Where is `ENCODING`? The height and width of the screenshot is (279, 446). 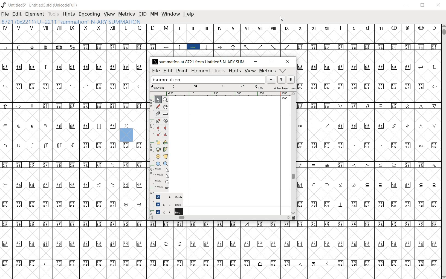
ENCODING is located at coordinates (89, 14).